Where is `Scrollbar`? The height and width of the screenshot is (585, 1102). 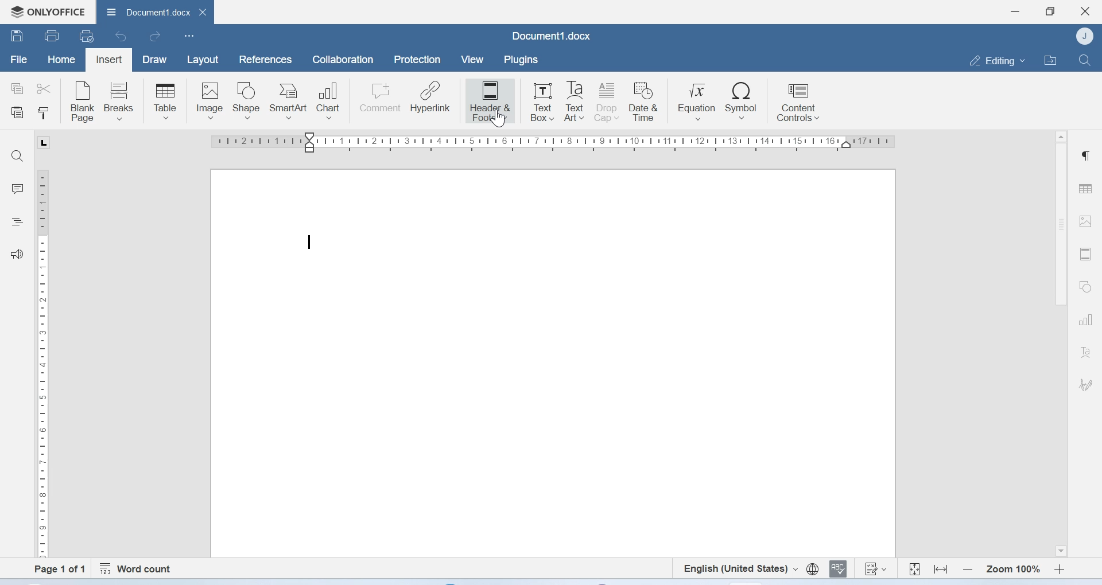 Scrollbar is located at coordinates (1058, 229).